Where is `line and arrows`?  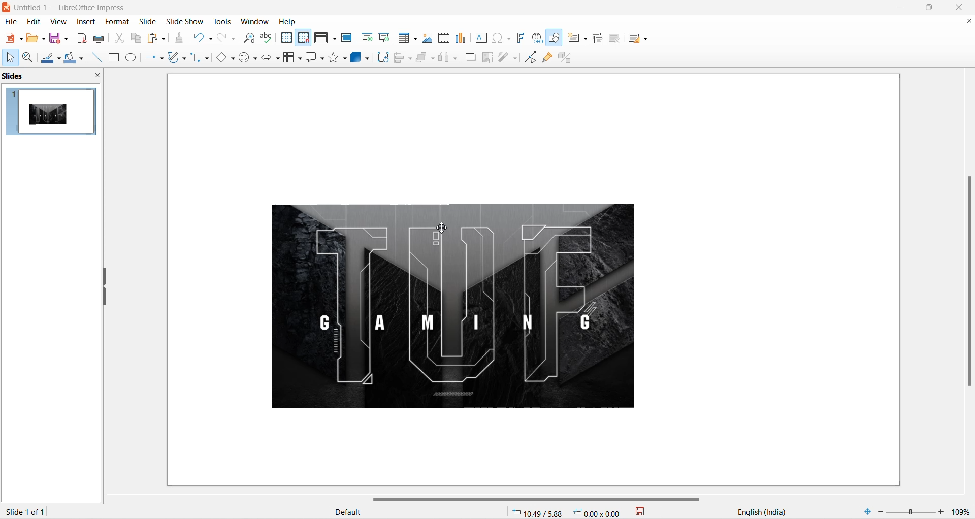 line and arrows is located at coordinates (148, 58).